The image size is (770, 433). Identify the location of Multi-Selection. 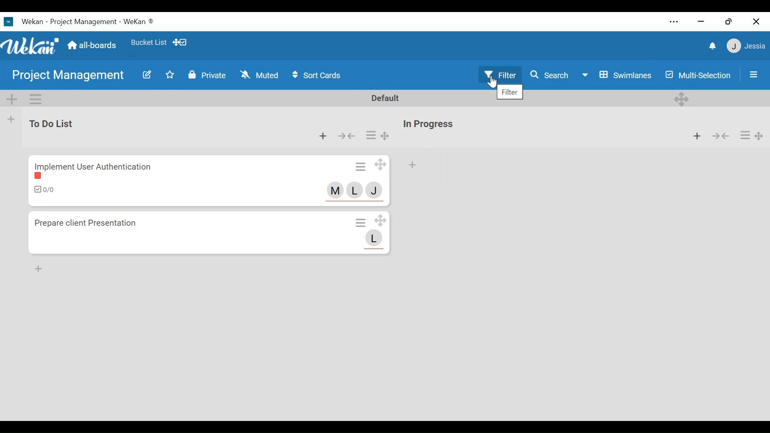
(697, 75).